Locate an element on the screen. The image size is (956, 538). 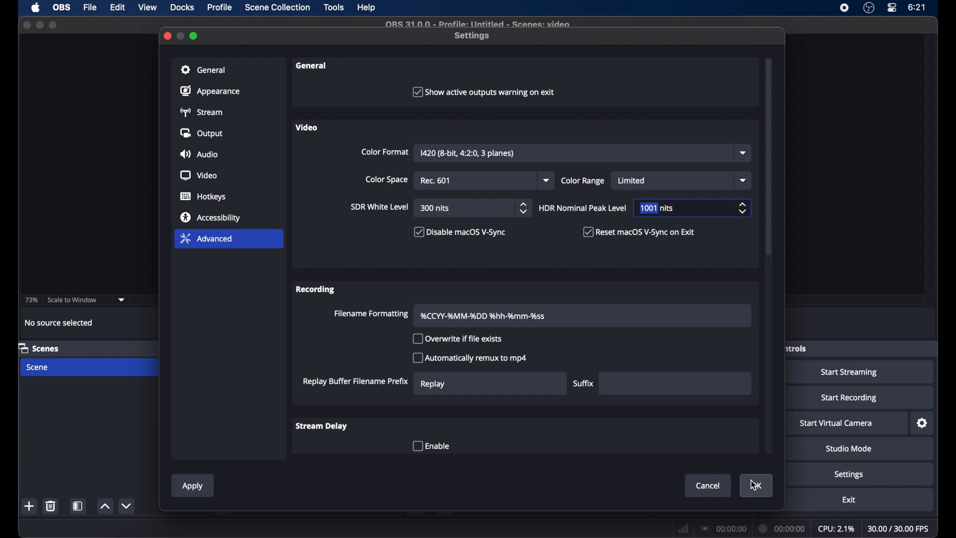
exit is located at coordinates (848, 500).